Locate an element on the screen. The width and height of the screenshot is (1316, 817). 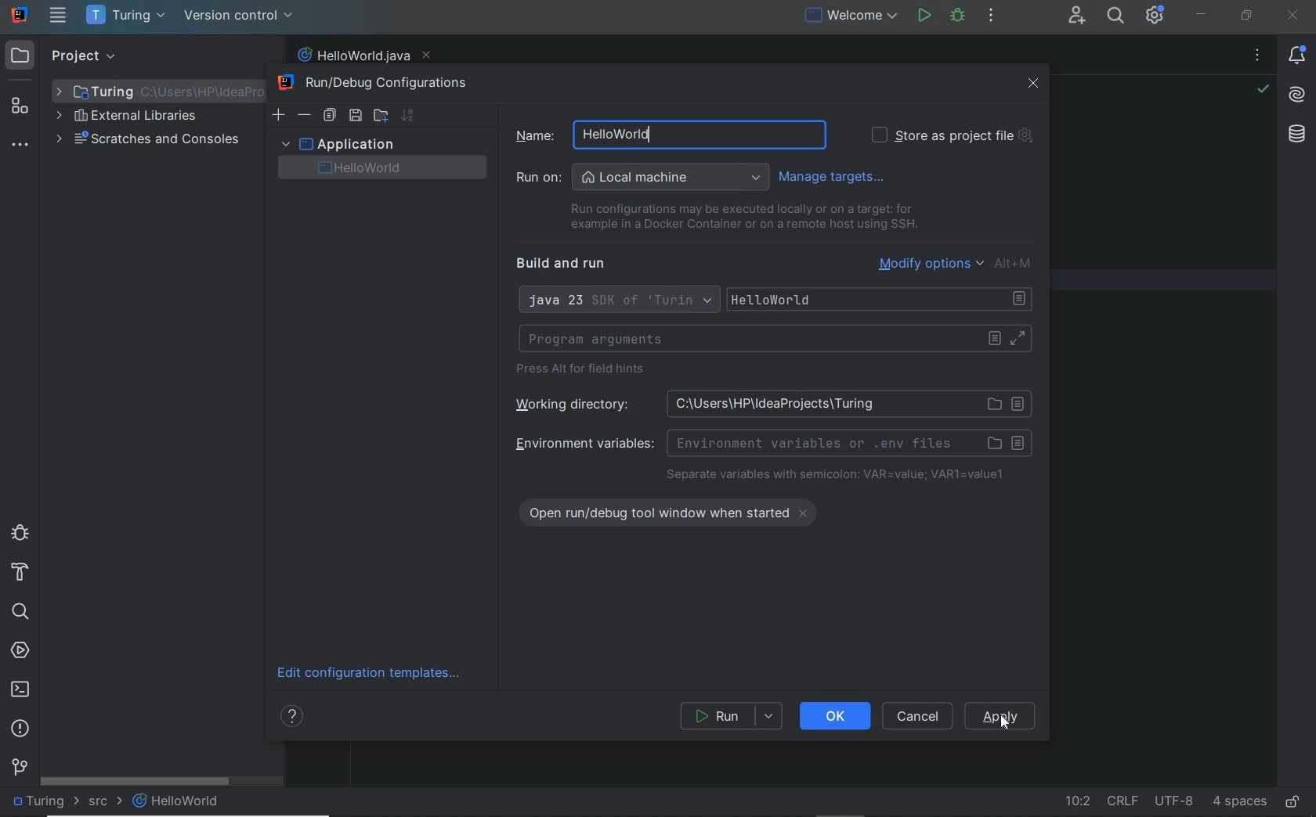
current file: run/debug configurations is located at coordinates (849, 16).